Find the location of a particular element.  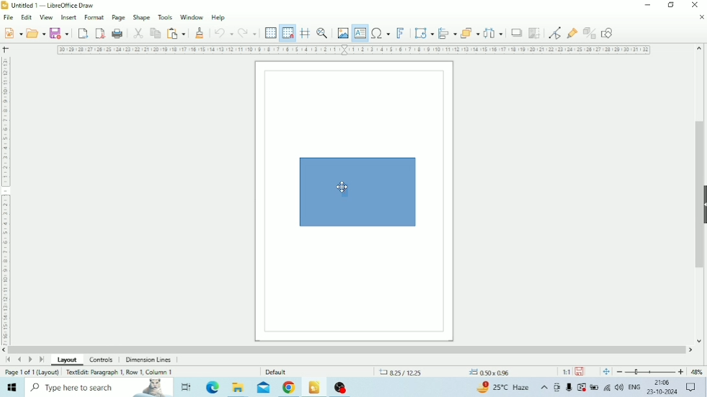

Speakers is located at coordinates (620, 387).